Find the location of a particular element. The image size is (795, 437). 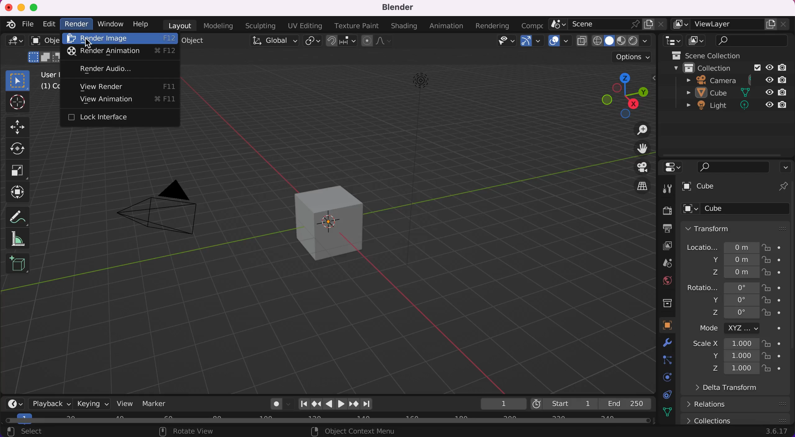

zoom in/out is located at coordinates (639, 131).